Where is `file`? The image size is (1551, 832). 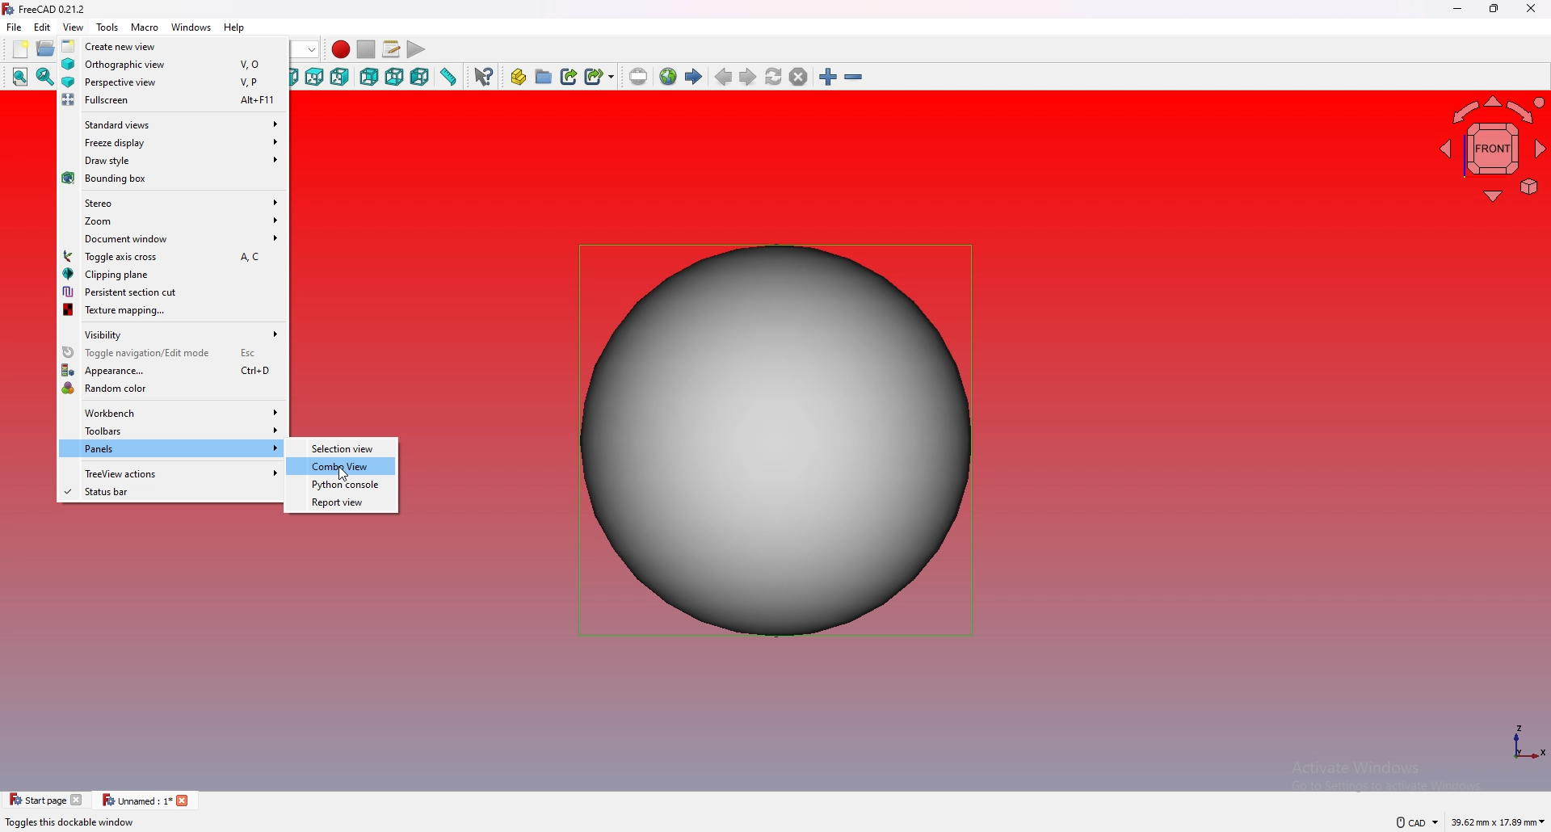
file is located at coordinates (15, 27).